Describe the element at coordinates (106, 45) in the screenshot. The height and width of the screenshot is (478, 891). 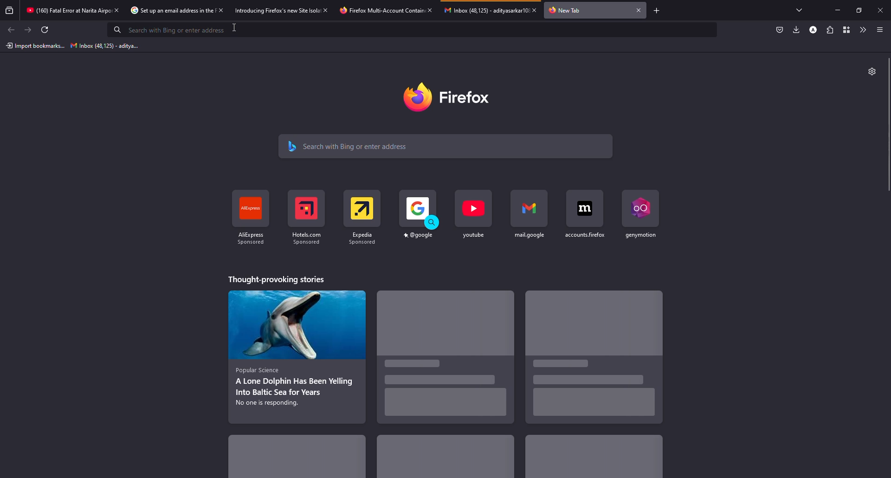
I see `inbox` at that location.